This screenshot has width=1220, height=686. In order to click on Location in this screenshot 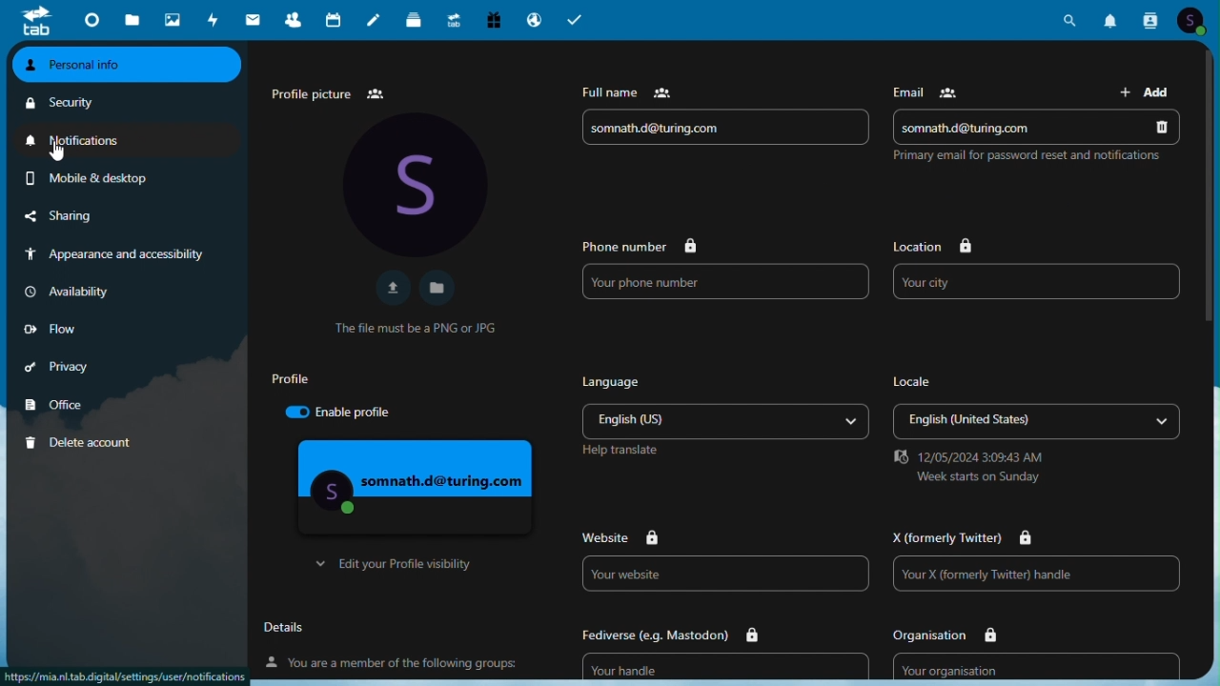, I will do `click(1038, 249)`.